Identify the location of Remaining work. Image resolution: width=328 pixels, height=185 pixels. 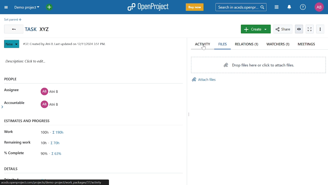
(108, 143).